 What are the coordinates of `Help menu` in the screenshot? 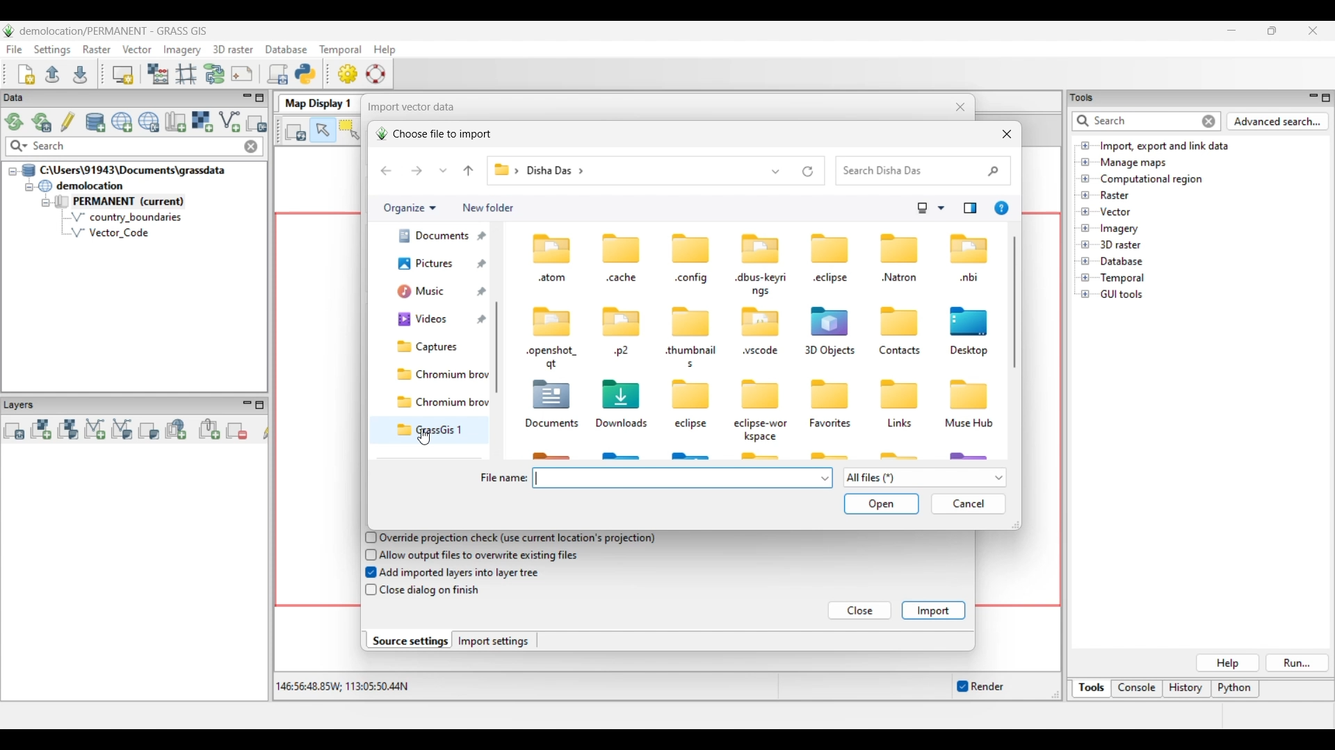 It's located at (385, 49).